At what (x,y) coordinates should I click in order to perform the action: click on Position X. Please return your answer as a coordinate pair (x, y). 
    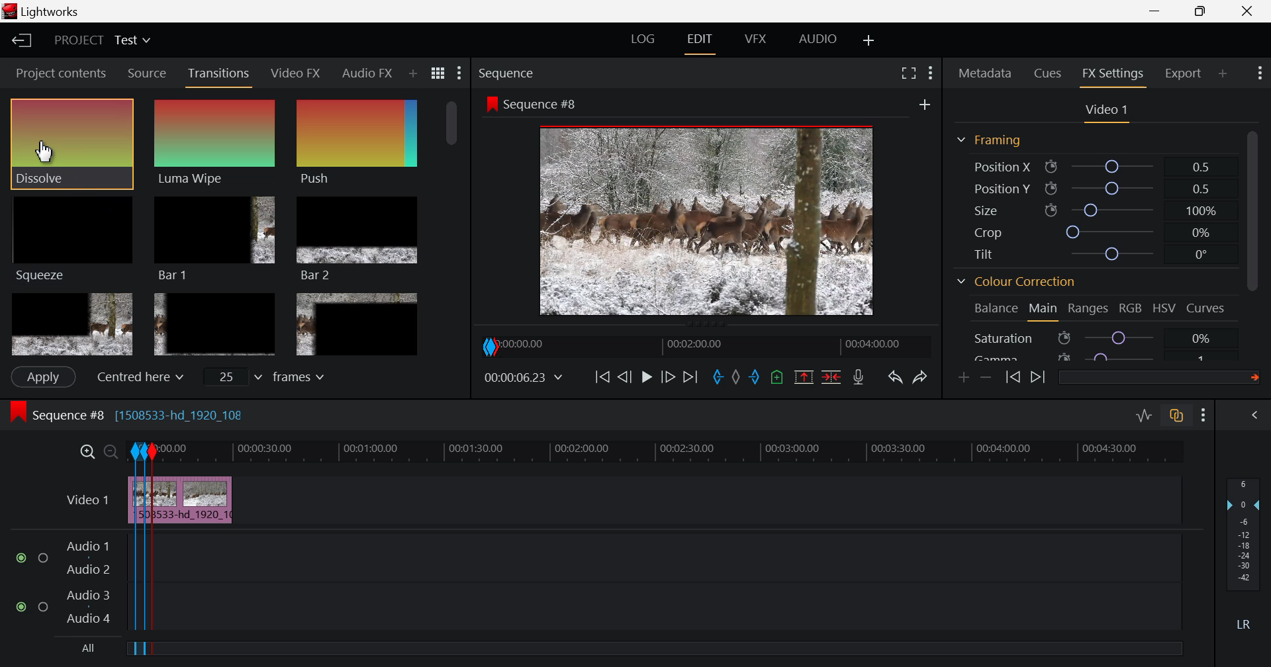
    Looking at the image, I should click on (1096, 166).